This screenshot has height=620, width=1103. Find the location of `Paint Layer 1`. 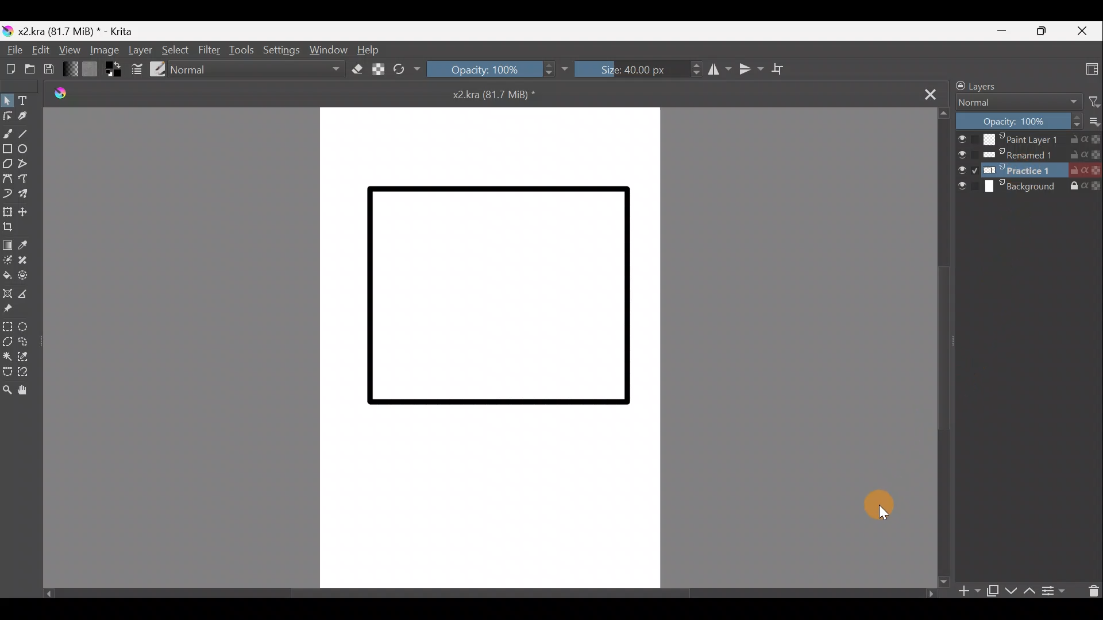

Paint Layer 1 is located at coordinates (1027, 139).